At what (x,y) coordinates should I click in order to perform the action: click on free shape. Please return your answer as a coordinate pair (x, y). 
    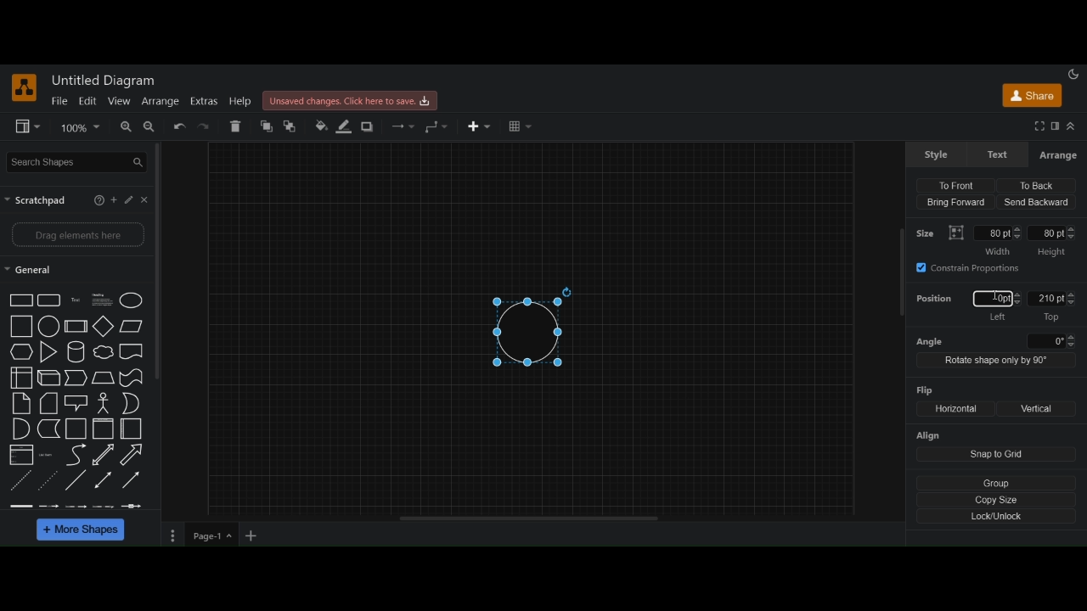
    Looking at the image, I should click on (49, 429).